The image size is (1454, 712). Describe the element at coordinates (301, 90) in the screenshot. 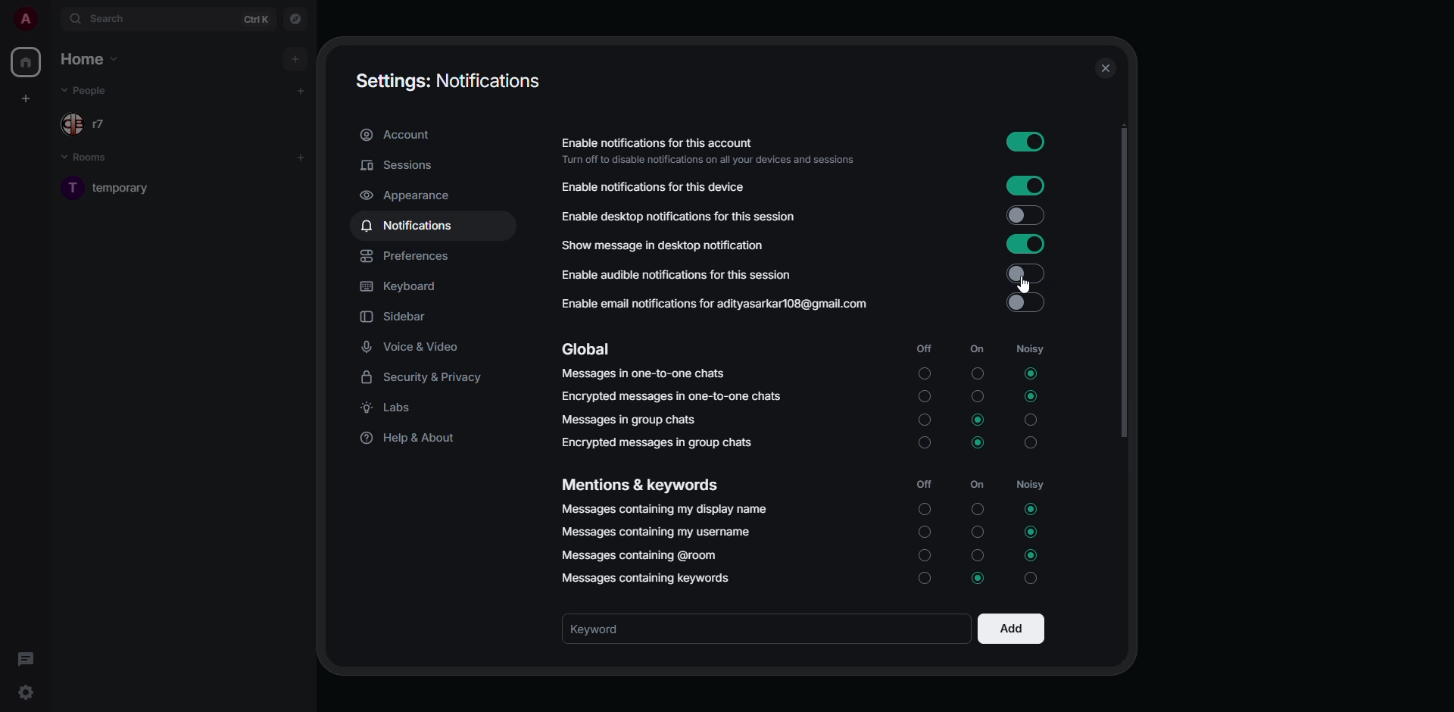

I see `add` at that location.